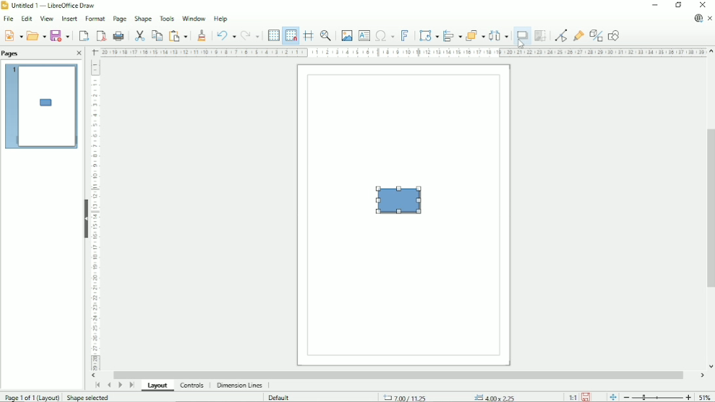 This screenshot has width=715, height=402. Describe the element at coordinates (240, 386) in the screenshot. I see `Dimension lines` at that location.